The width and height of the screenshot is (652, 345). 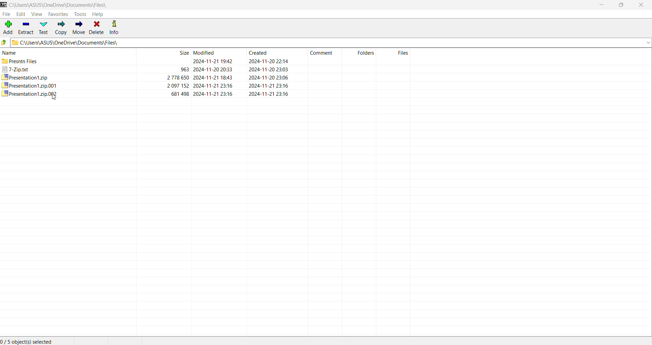 What do you see at coordinates (68, 53) in the screenshot?
I see `Name` at bounding box center [68, 53].